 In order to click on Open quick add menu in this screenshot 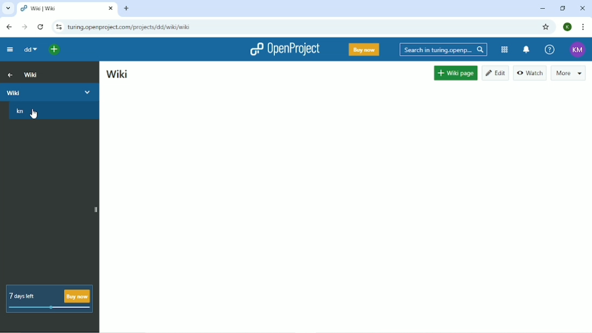, I will do `click(52, 51)`.